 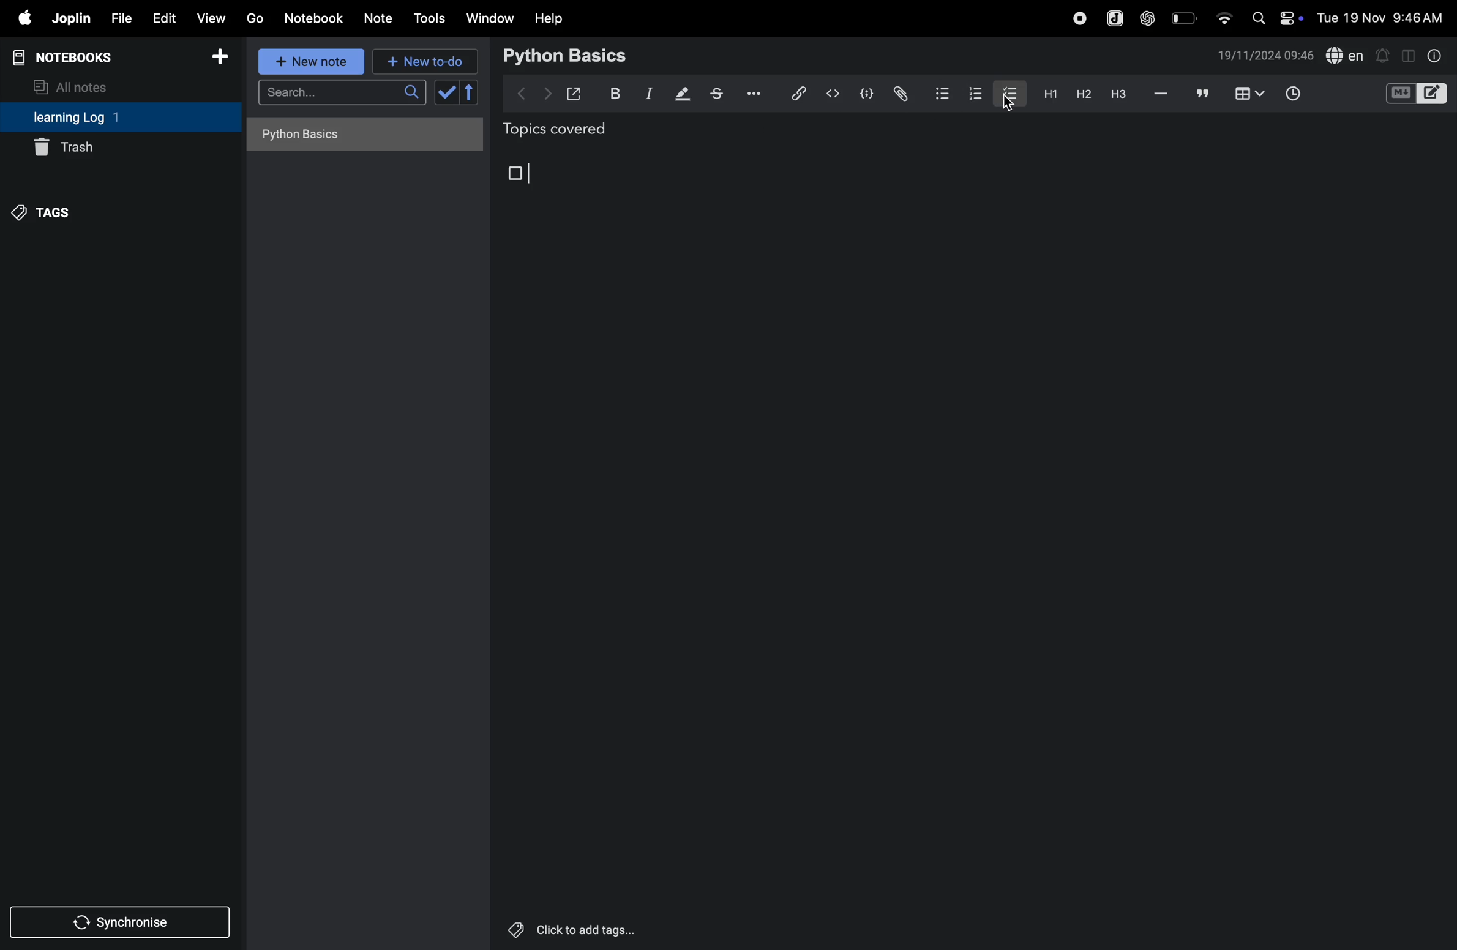 What do you see at coordinates (517, 173) in the screenshot?
I see `checkbox` at bounding box center [517, 173].